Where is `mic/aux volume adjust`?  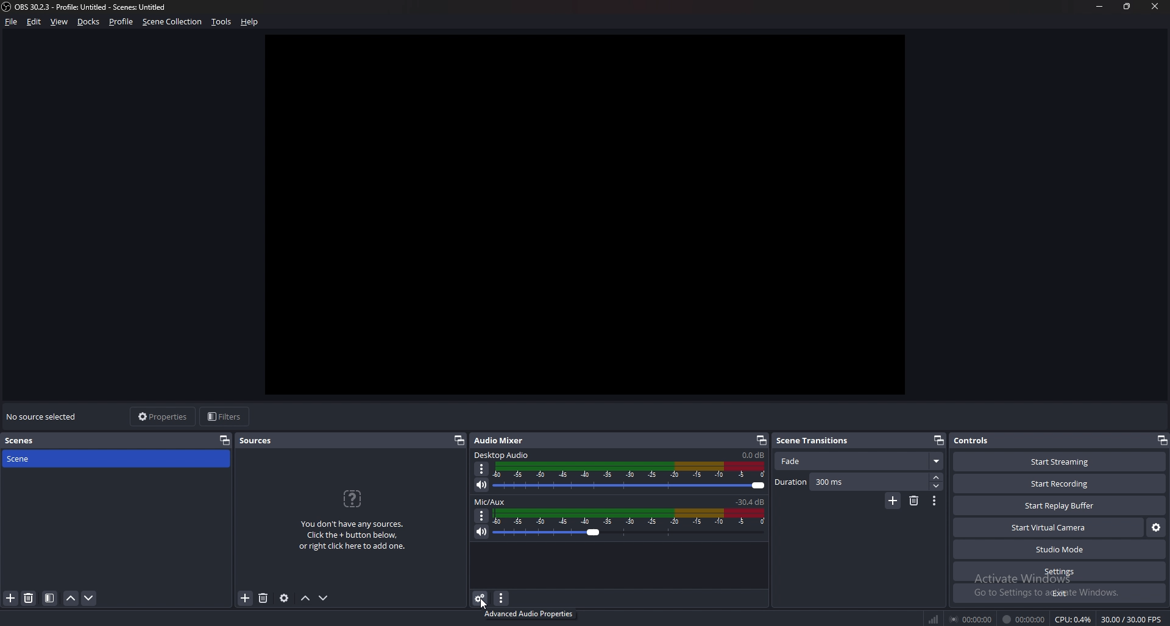 mic/aux volume adjust is located at coordinates (631, 524).